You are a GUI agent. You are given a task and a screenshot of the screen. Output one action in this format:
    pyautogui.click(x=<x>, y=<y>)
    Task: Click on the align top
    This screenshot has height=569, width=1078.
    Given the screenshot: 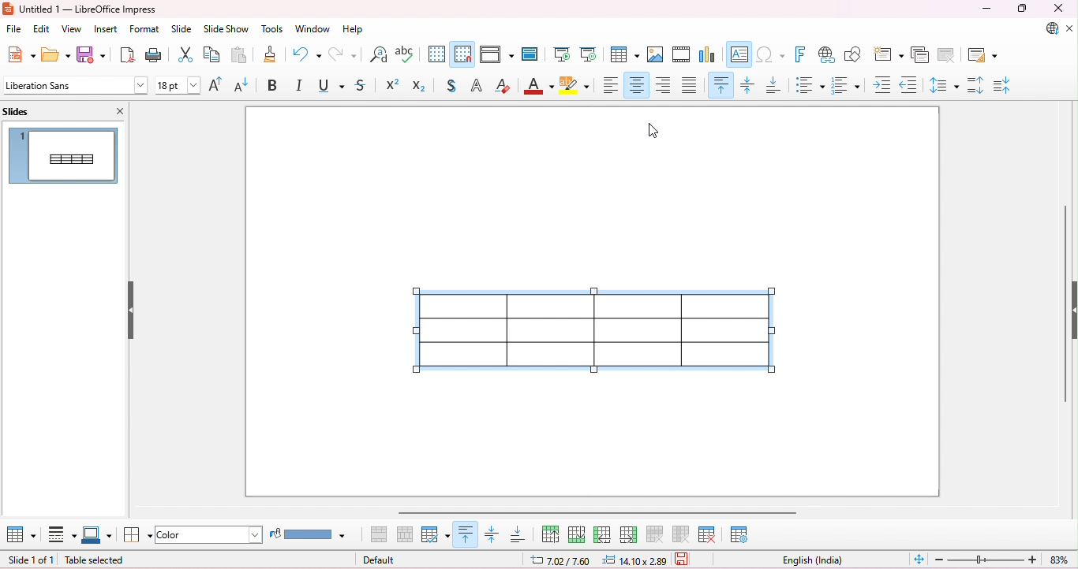 What is the action you would take?
    pyautogui.click(x=721, y=85)
    